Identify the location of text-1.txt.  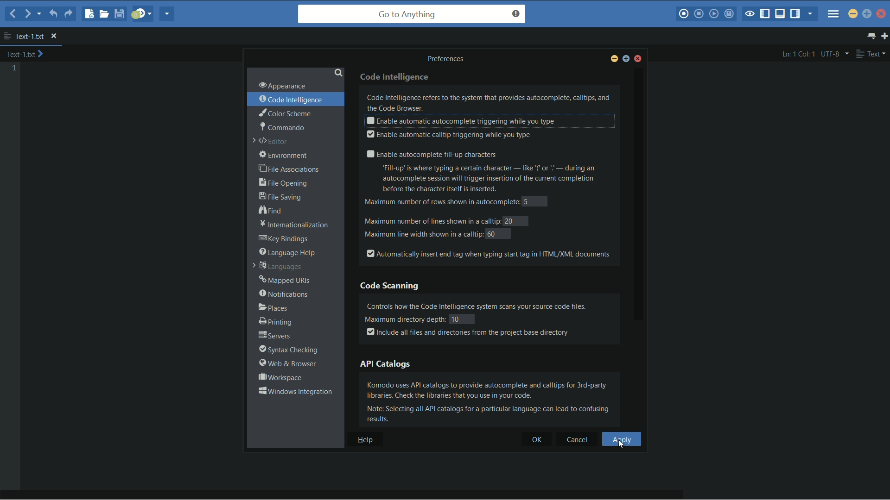
(25, 54).